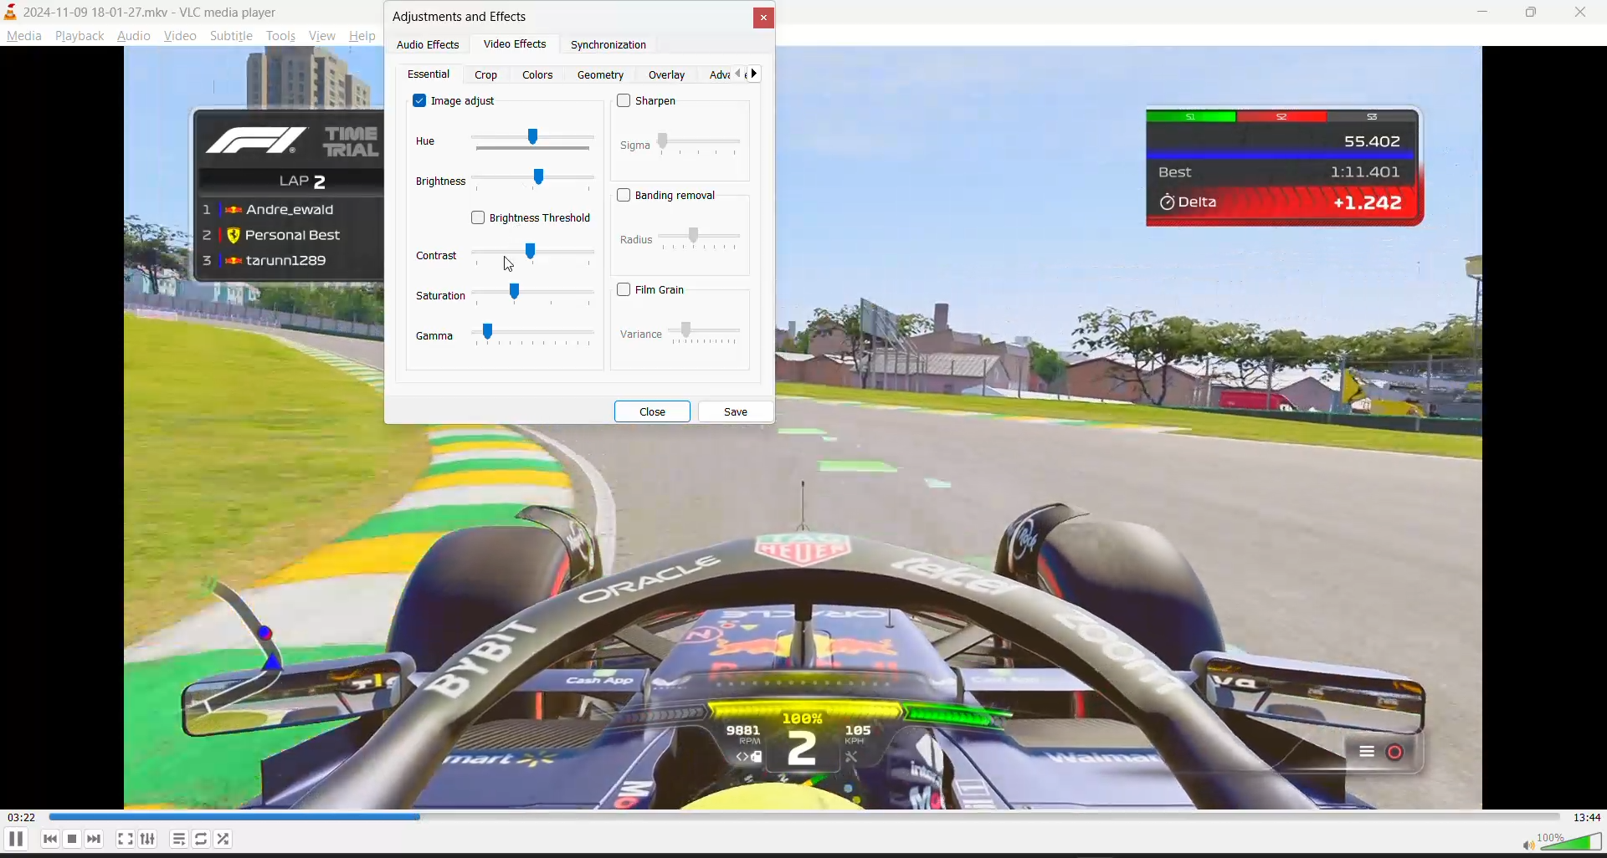 The height and width of the screenshot is (858, 1607). I want to click on subtitle, so click(234, 34).